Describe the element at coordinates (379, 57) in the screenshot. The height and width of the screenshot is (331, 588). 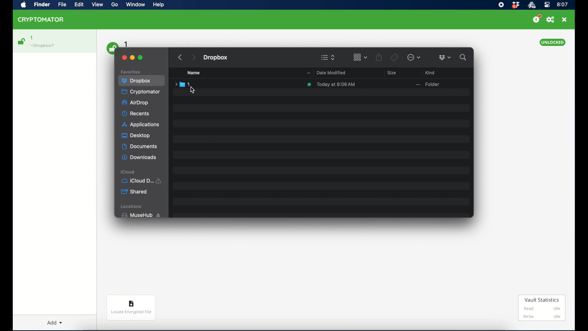
I see `share` at that location.